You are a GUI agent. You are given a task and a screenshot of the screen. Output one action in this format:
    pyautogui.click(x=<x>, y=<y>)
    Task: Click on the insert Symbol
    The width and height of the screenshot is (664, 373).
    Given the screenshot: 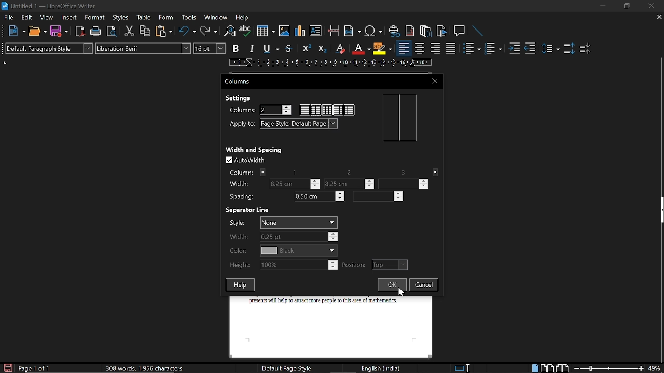 What is the action you would take?
    pyautogui.click(x=374, y=32)
    